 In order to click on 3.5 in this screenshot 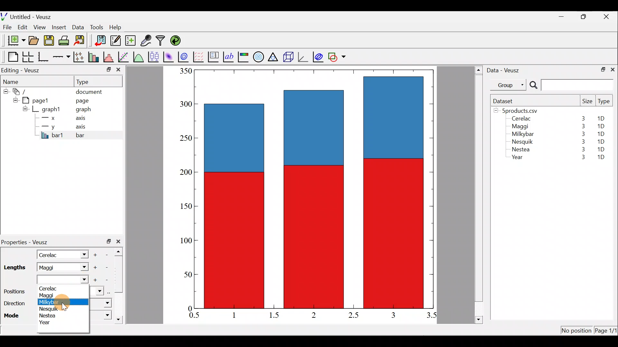, I will do `click(432, 316)`.